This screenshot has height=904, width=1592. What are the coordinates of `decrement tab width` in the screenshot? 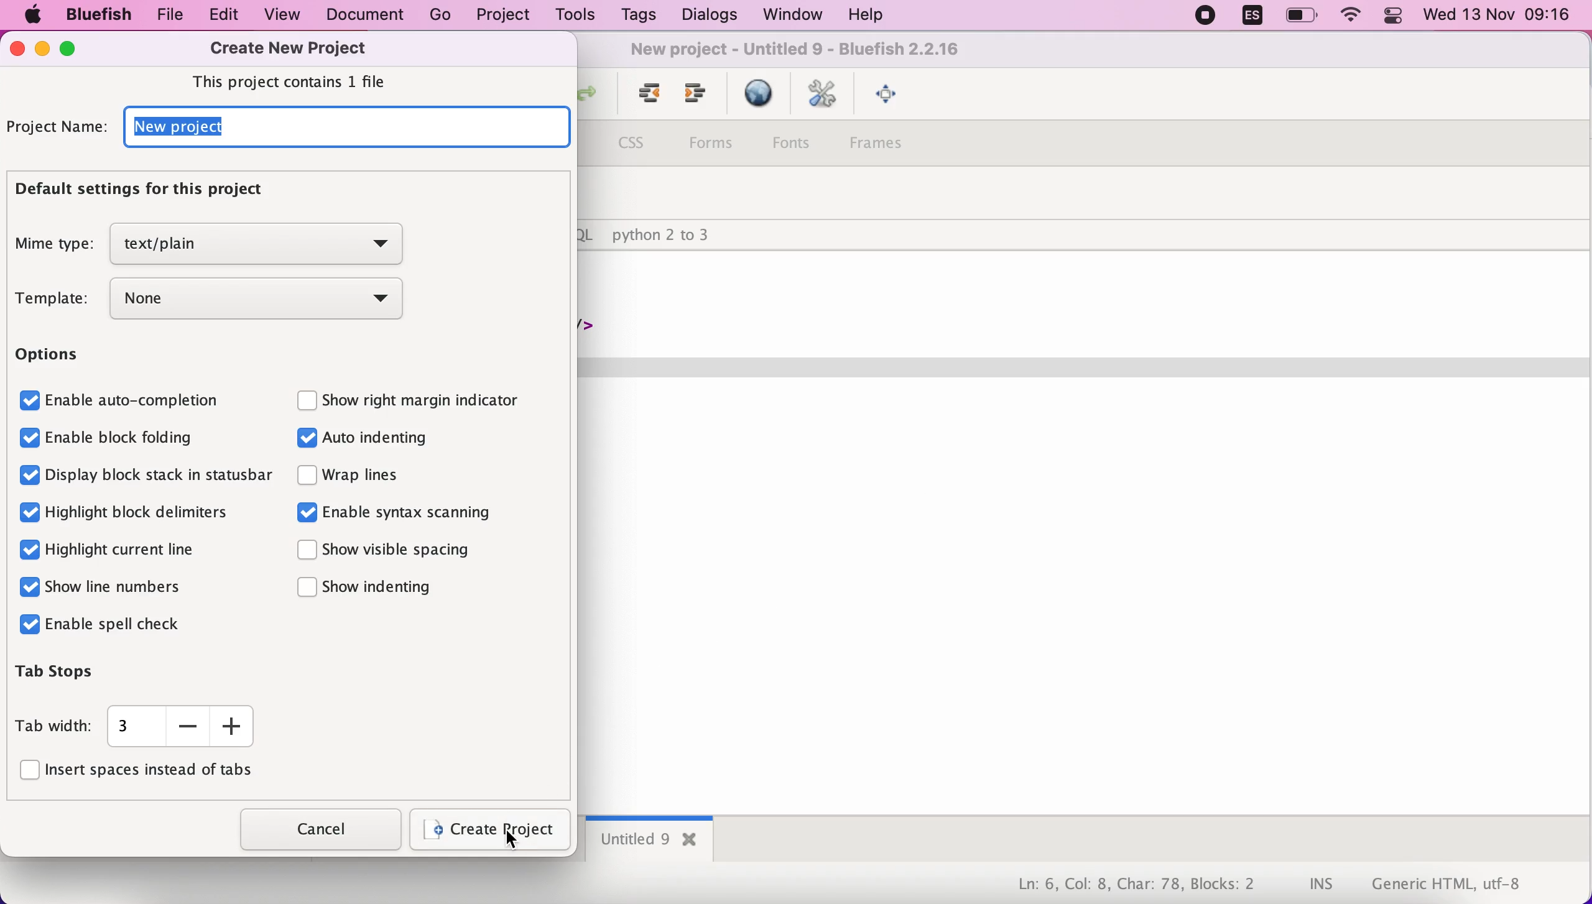 It's located at (188, 727).